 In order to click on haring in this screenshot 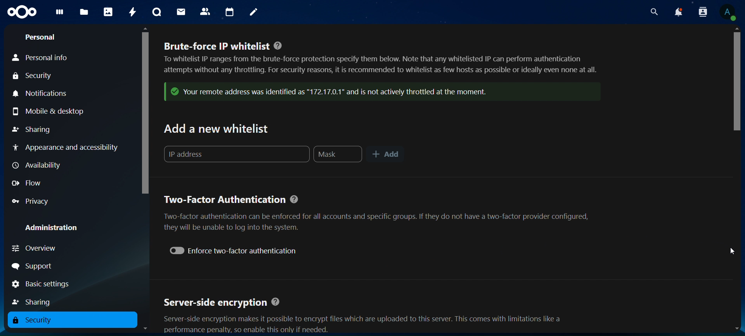, I will do `click(35, 301)`.